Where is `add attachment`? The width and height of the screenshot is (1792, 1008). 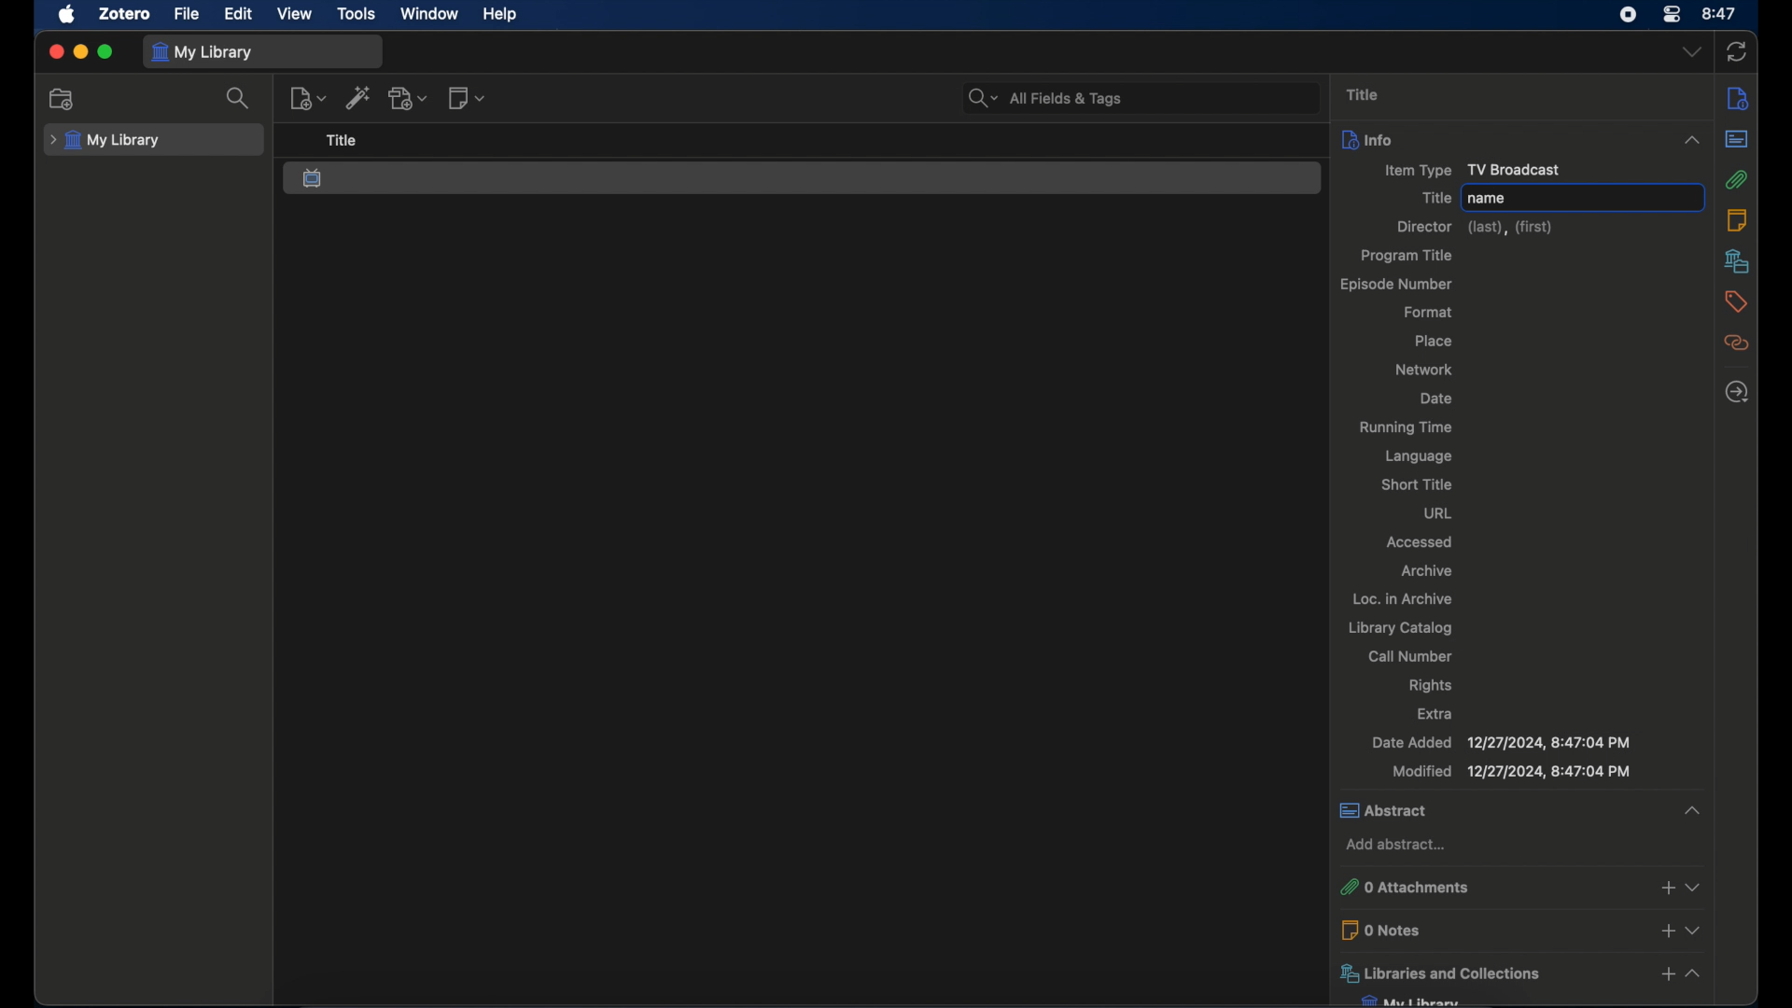
add attachment is located at coordinates (409, 97).